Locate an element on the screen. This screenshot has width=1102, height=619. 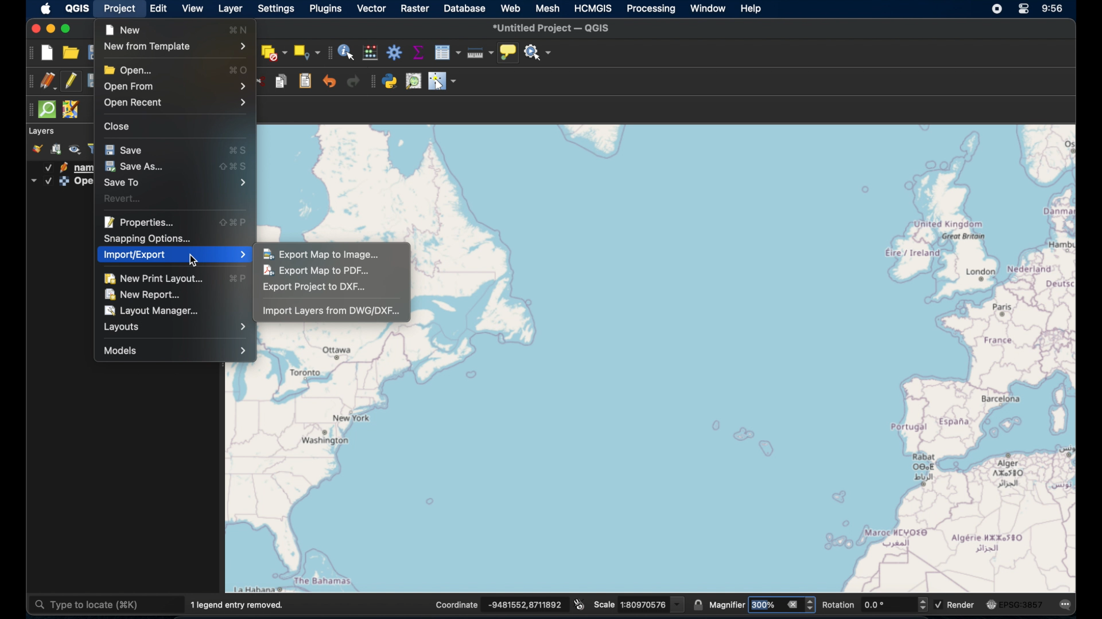
identify features is located at coordinates (347, 53).